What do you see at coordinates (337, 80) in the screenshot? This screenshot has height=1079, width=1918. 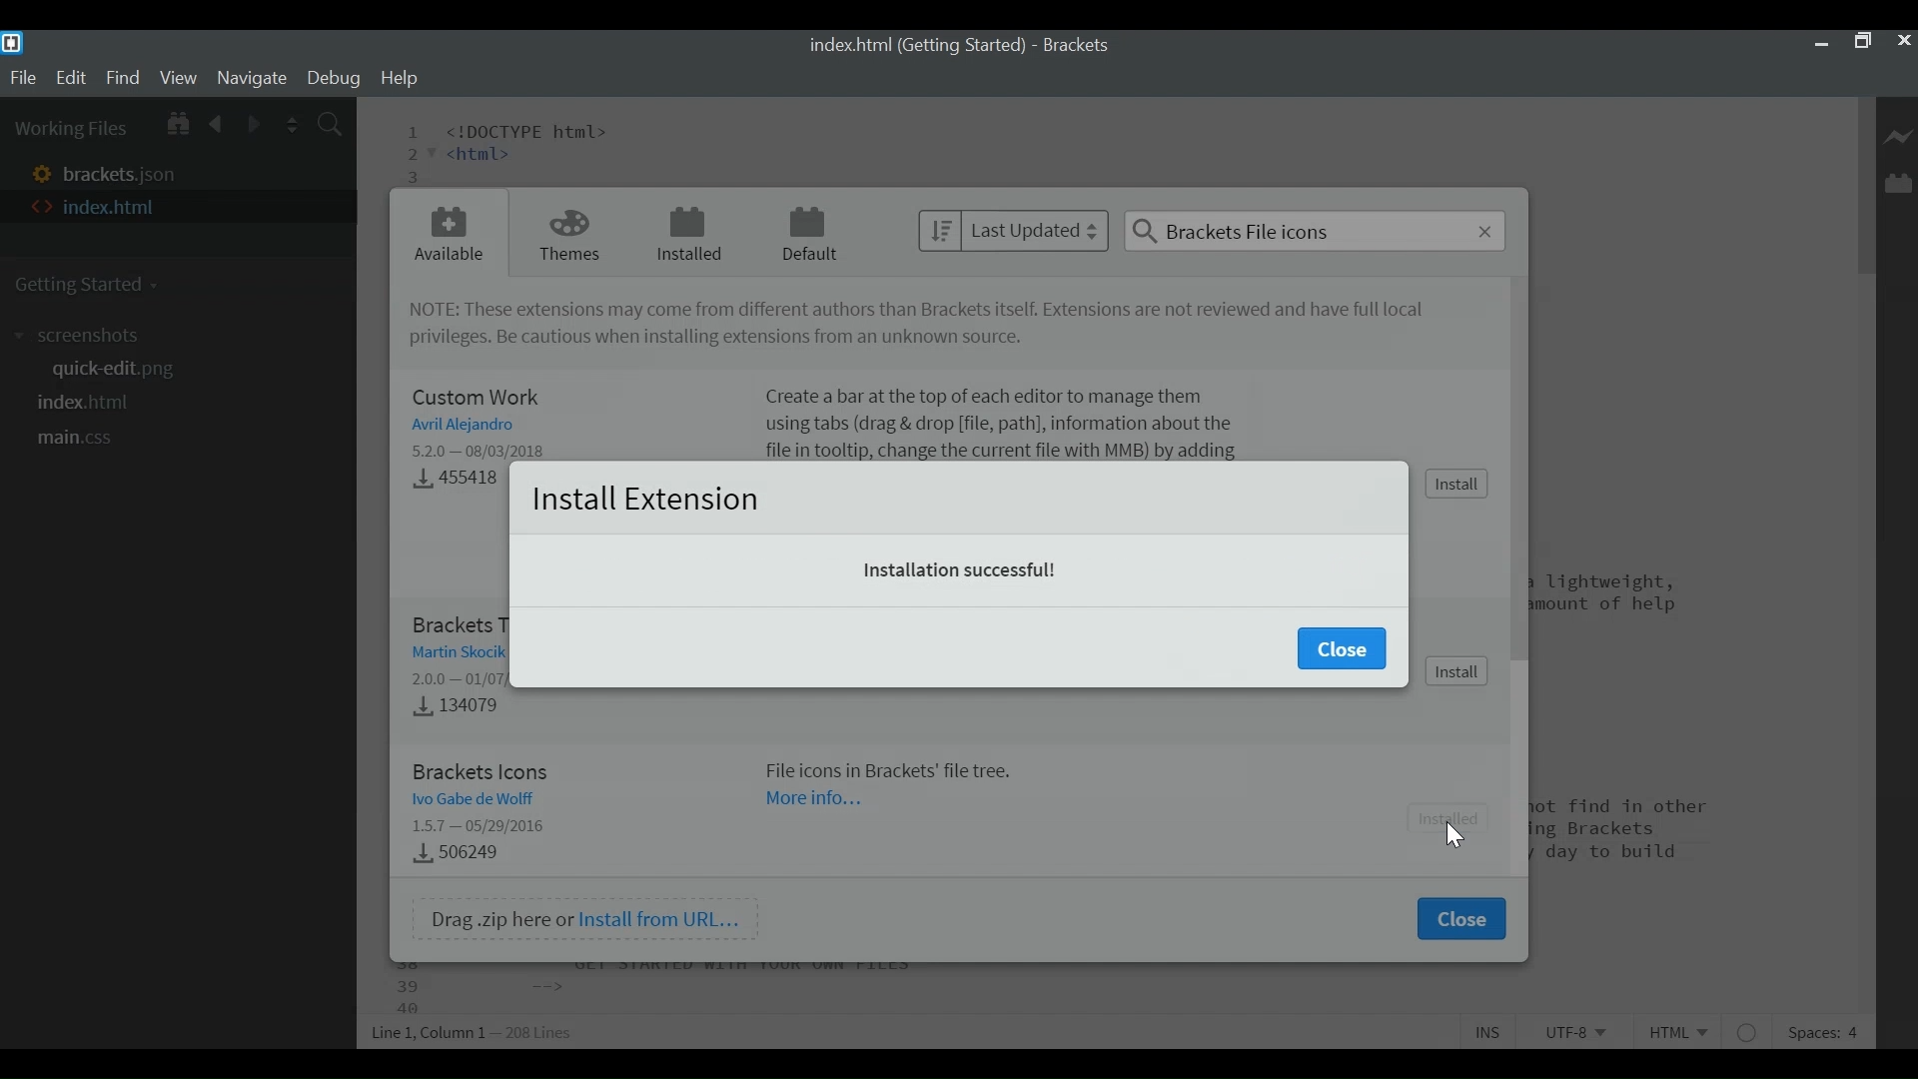 I see `Debug` at bounding box center [337, 80].